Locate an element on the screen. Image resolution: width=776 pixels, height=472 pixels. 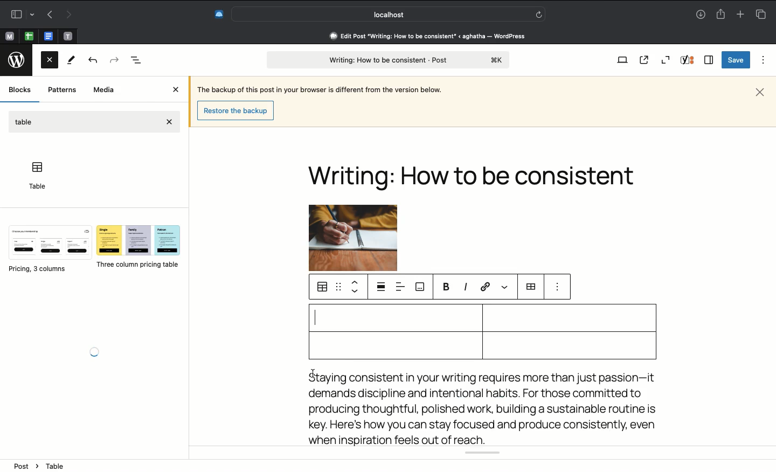
Patterns is located at coordinates (62, 90).